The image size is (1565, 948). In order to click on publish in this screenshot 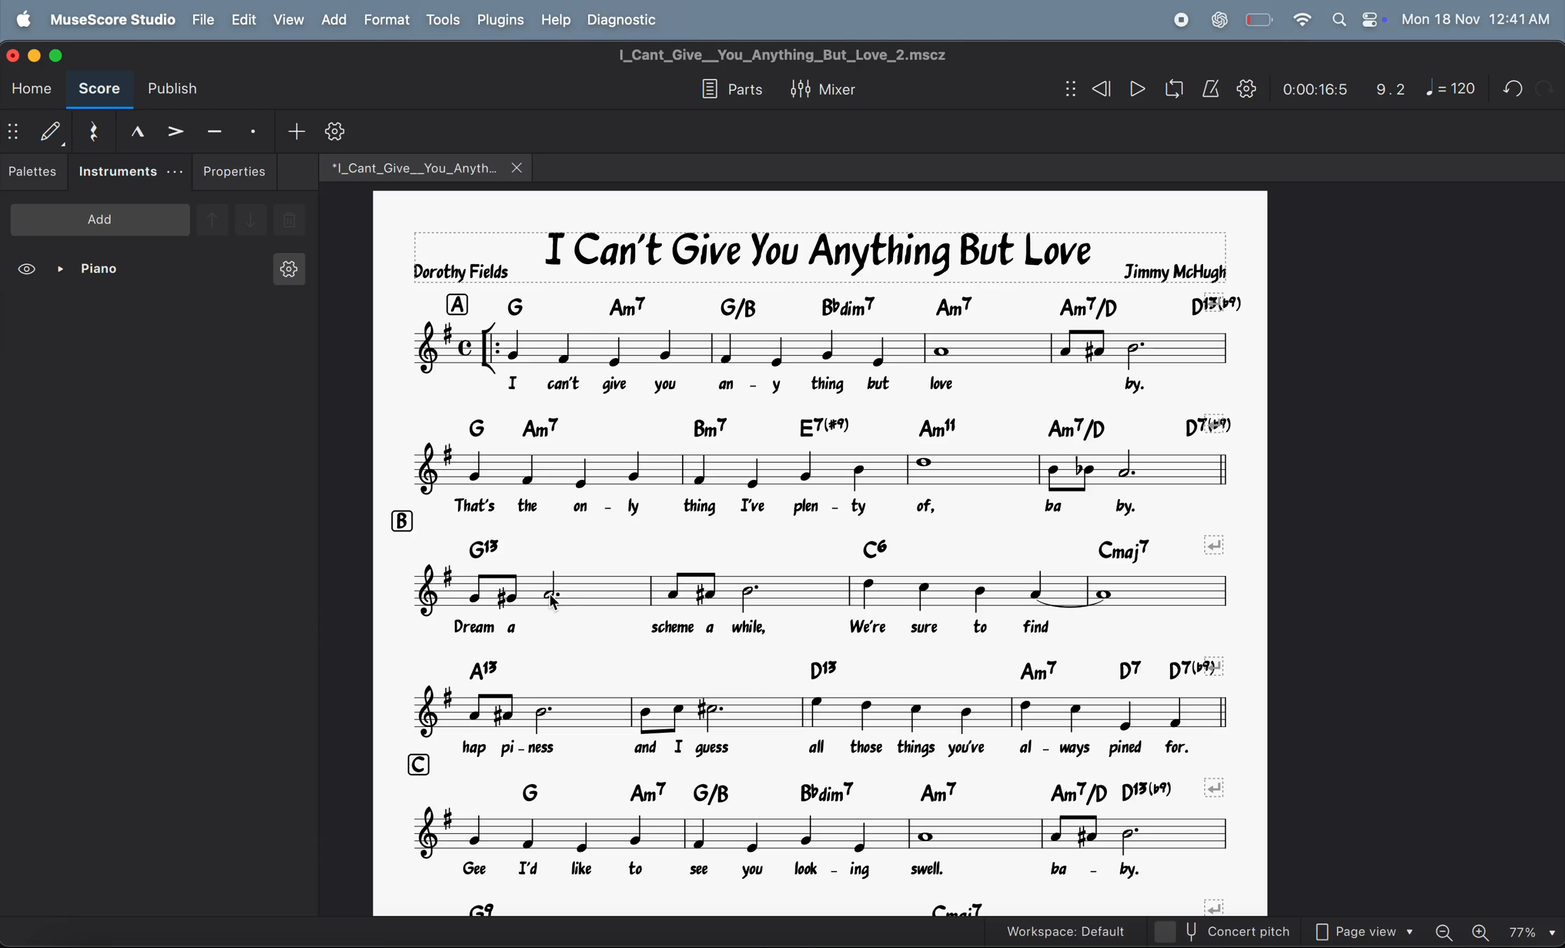, I will do `click(171, 89)`.